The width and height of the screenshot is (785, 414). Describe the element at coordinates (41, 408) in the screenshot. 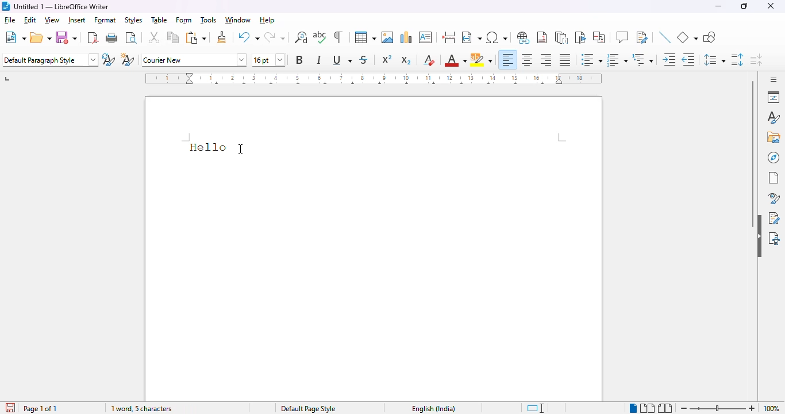

I see `page of 1 of 1` at that location.